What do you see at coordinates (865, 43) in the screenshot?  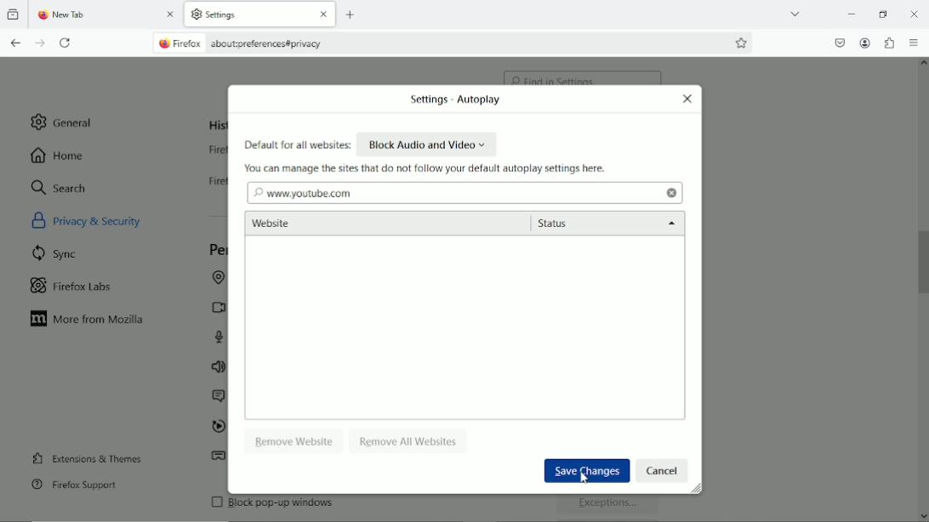 I see `account` at bounding box center [865, 43].